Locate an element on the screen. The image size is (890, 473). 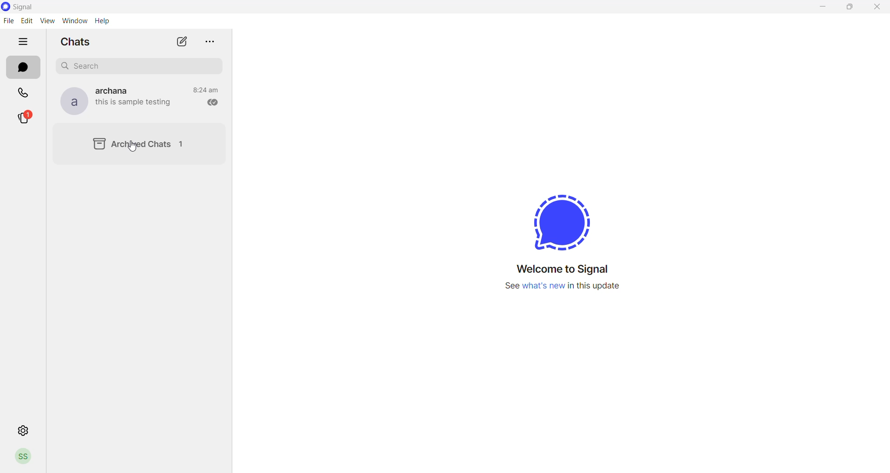
archived chats folder is located at coordinates (139, 143).